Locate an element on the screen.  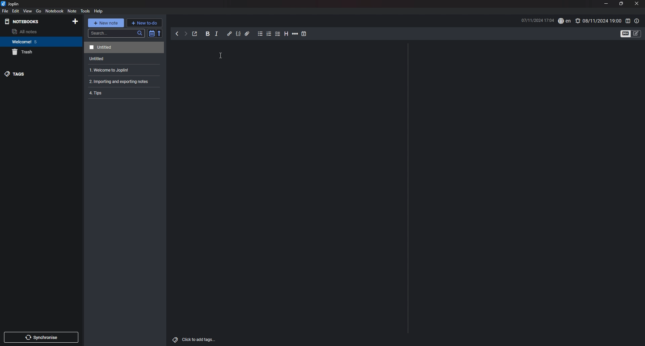
edit is located at coordinates (15, 11).